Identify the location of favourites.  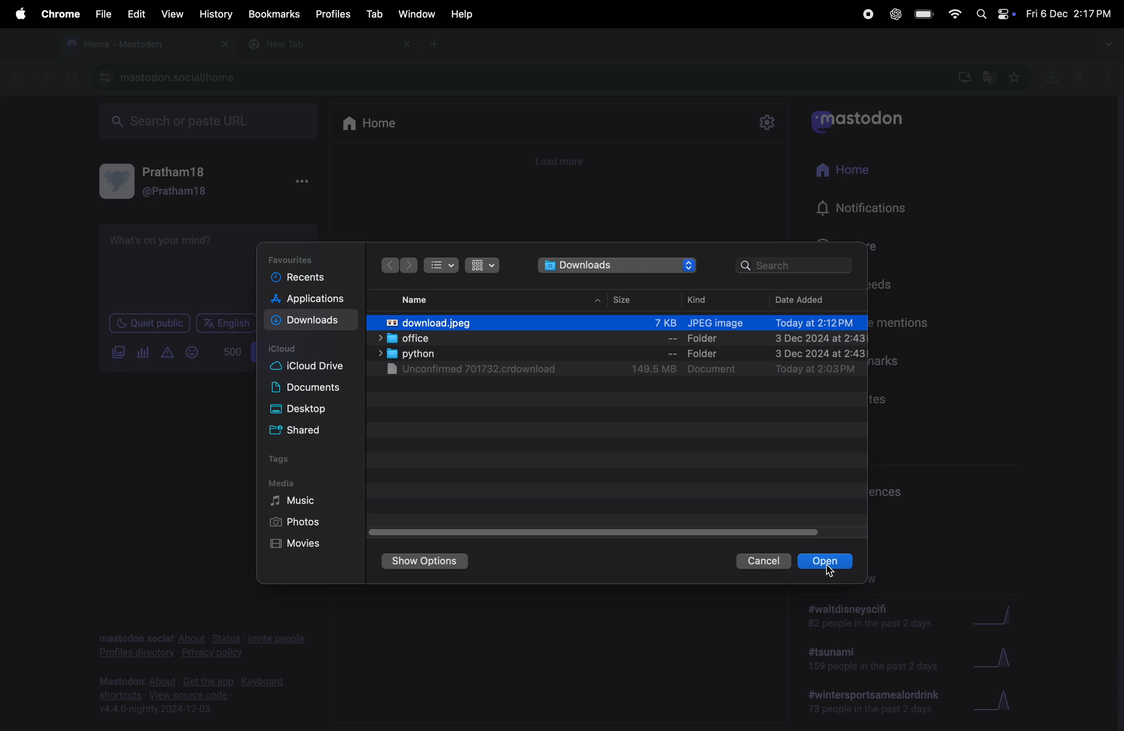
(1016, 76).